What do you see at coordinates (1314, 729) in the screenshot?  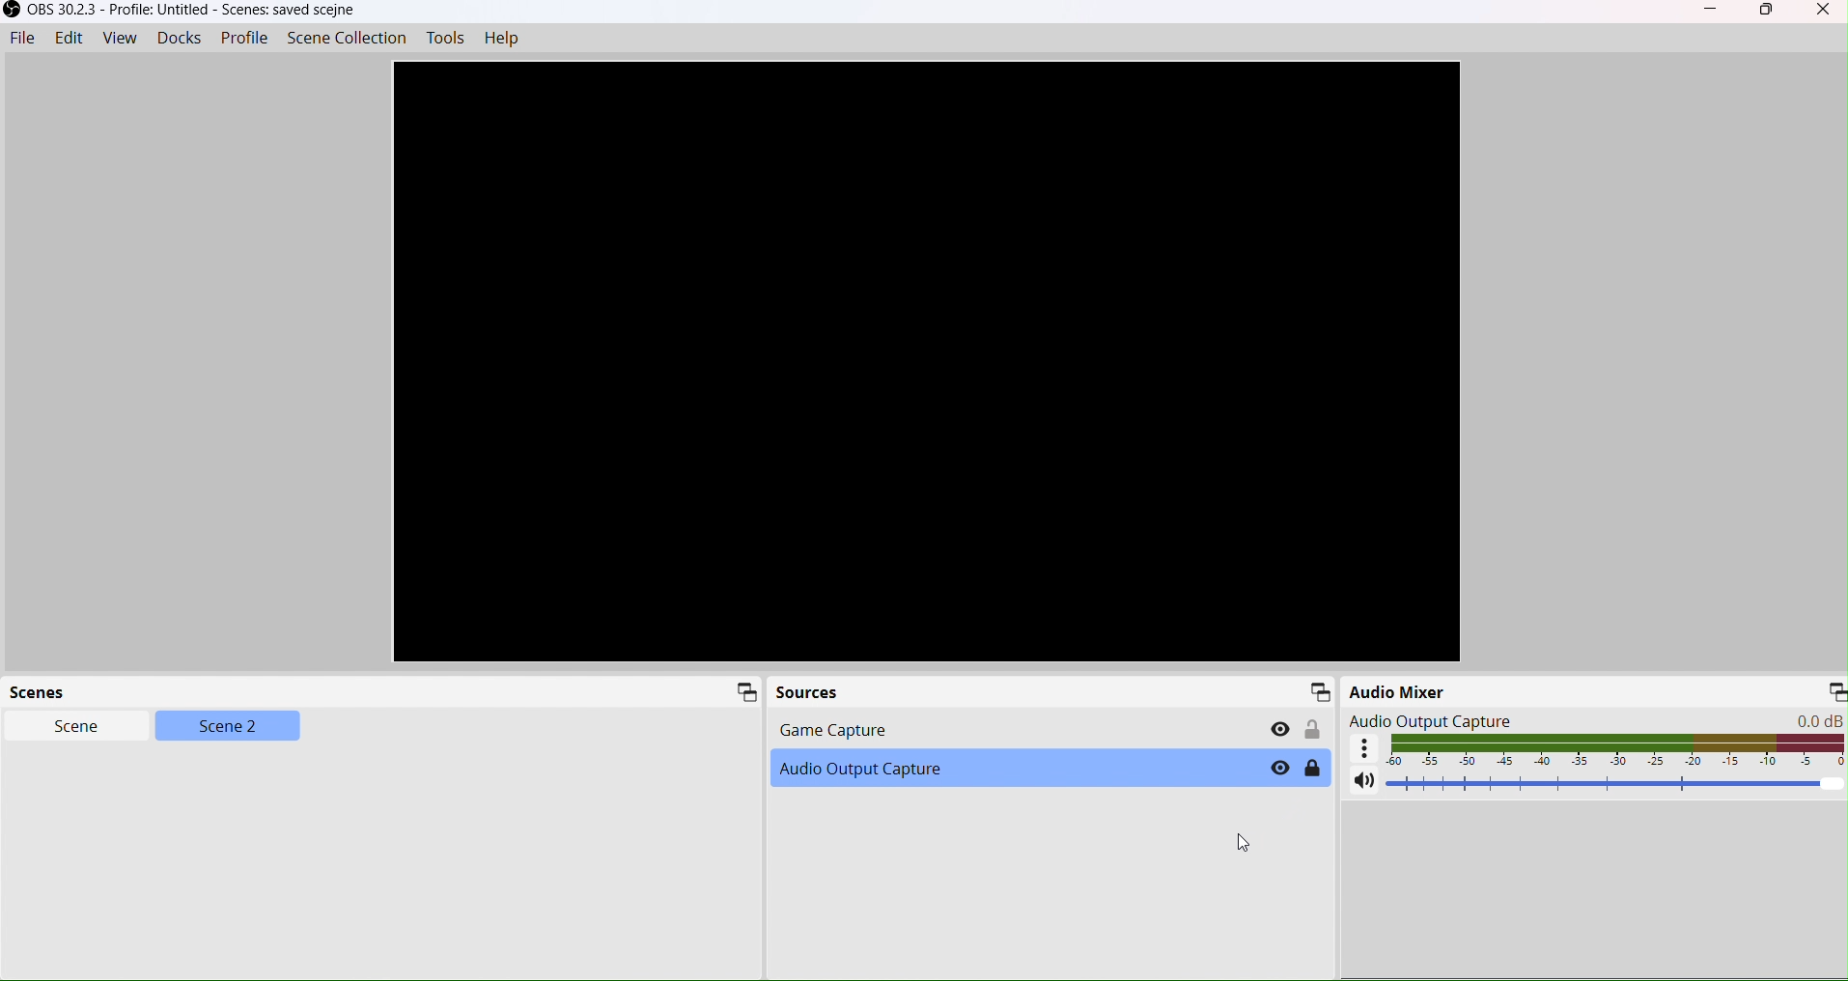 I see `Lock` at bounding box center [1314, 729].